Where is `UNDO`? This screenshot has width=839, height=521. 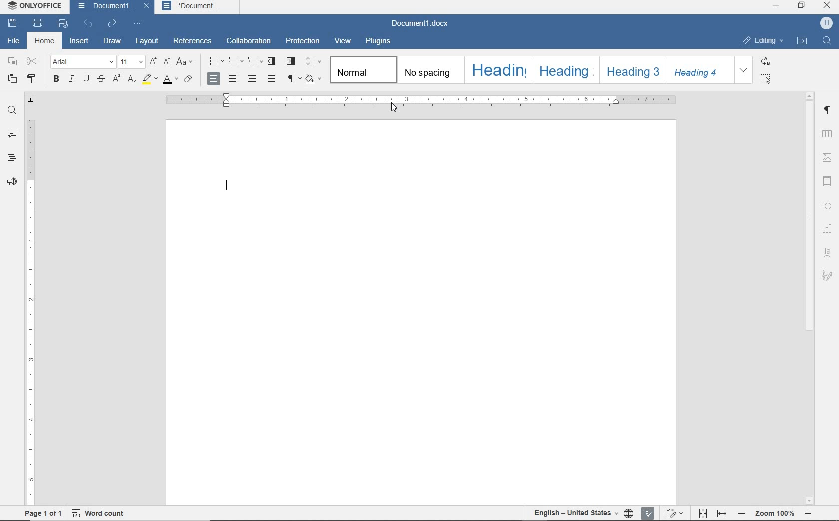 UNDO is located at coordinates (88, 24).